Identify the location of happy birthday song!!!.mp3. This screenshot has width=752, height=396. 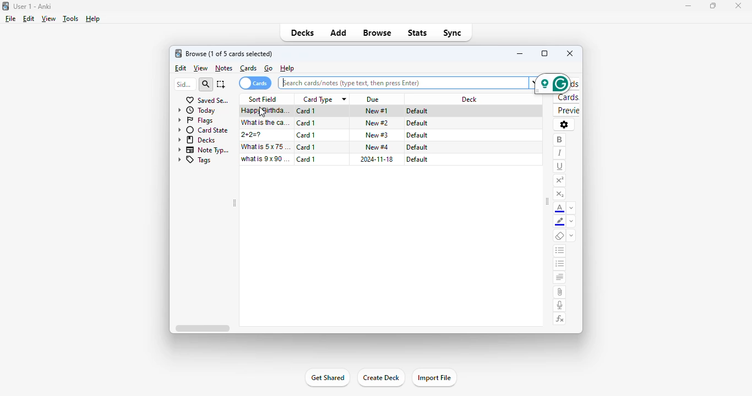
(266, 111).